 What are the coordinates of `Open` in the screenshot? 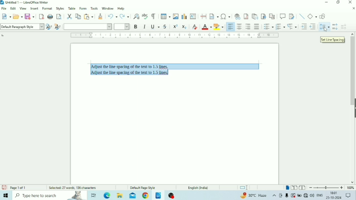 It's located at (18, 16).